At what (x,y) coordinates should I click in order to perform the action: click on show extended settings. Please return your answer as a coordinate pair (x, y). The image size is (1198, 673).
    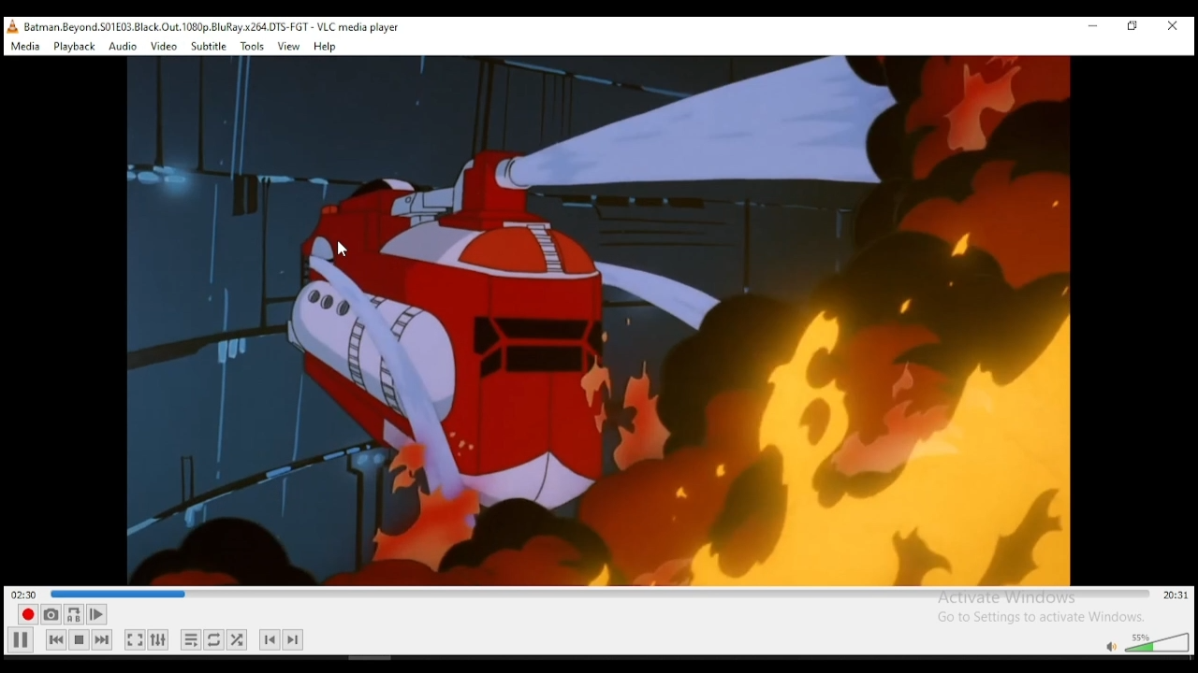
    Looking at the image, I should click on (237, 638).